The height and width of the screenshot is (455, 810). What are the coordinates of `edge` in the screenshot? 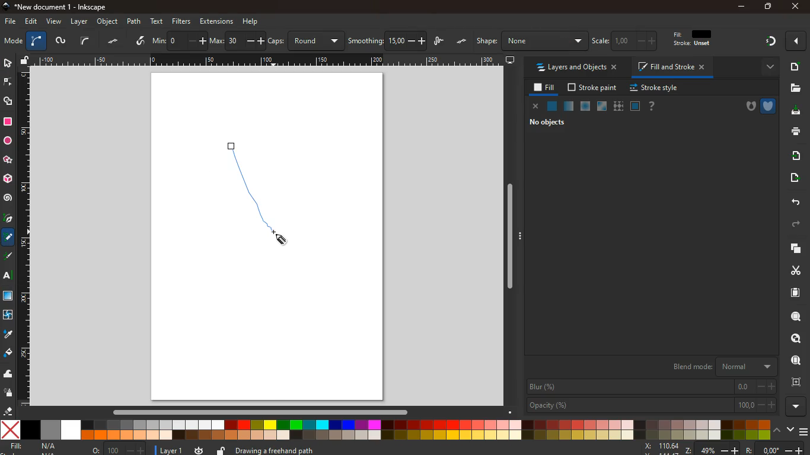 It's located at (8, 84).